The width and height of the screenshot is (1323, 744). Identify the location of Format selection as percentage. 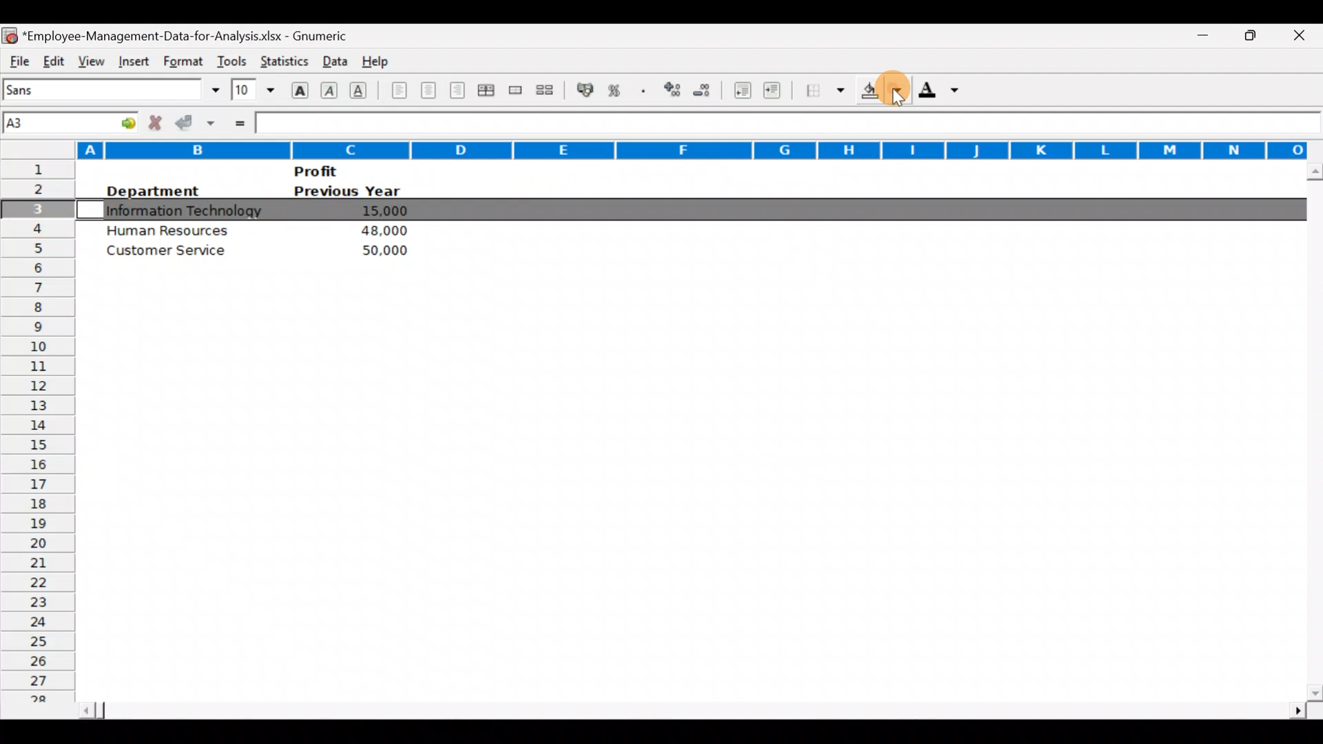
(619, 90).